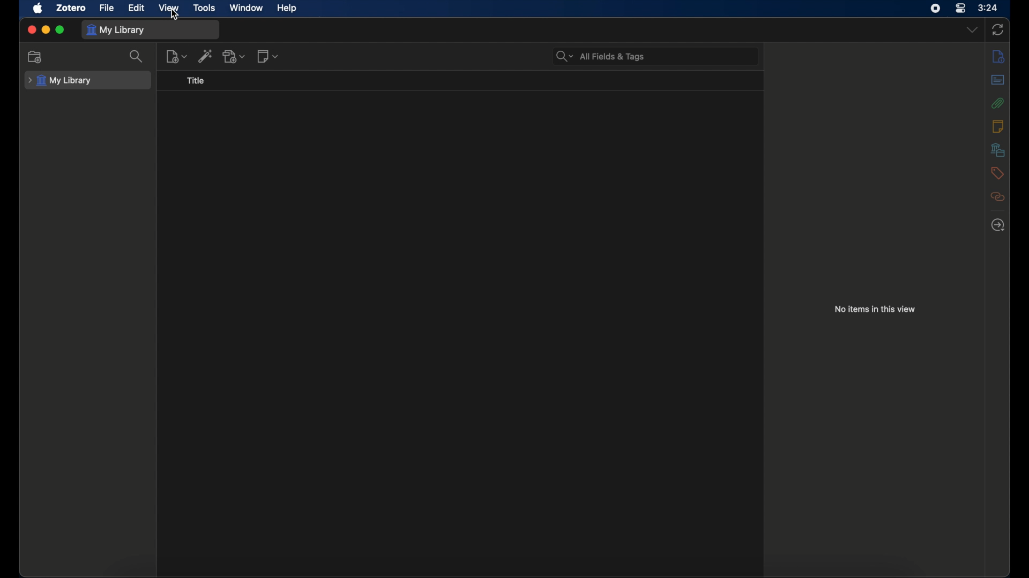  I want to click on dropdown, so click(972, 30).